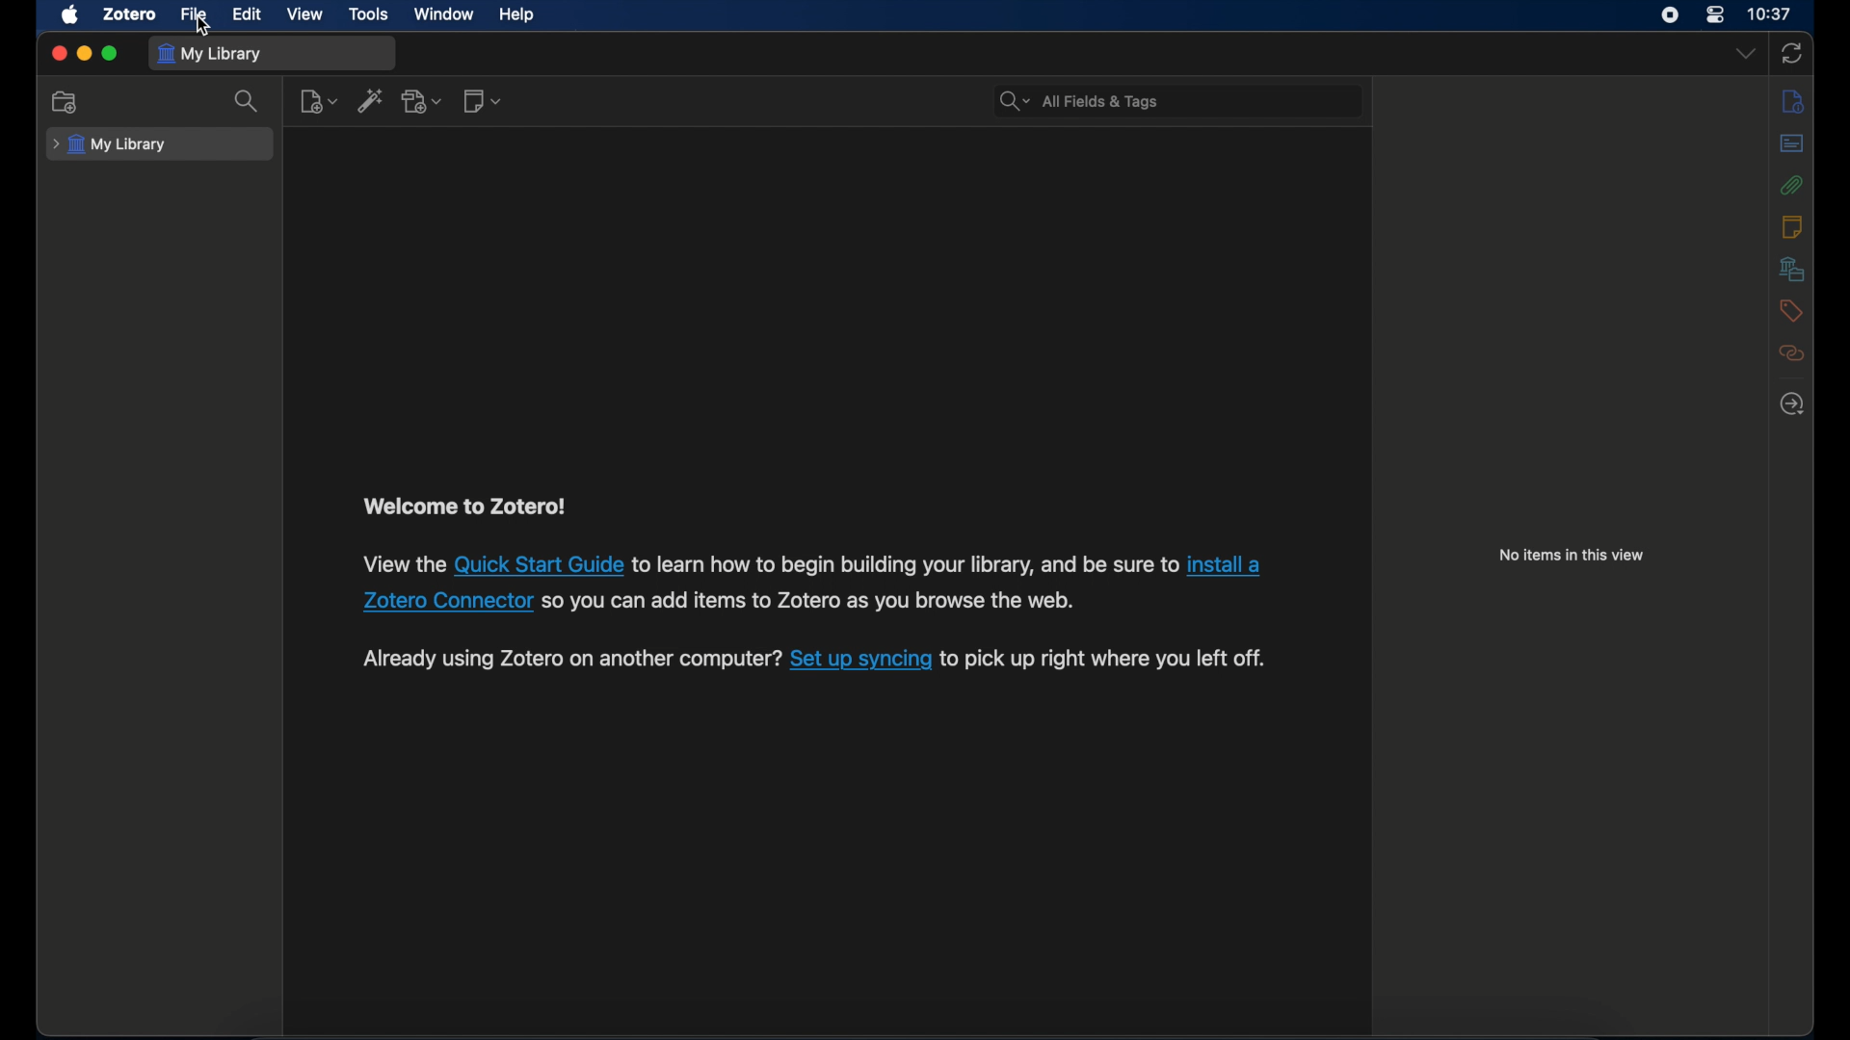 The height and width of the screenshot is (1040, 1850). What do you see at coordinates (1791, 269) in the screenshot?
I see `libraries` at bounding box center [1791, 269].